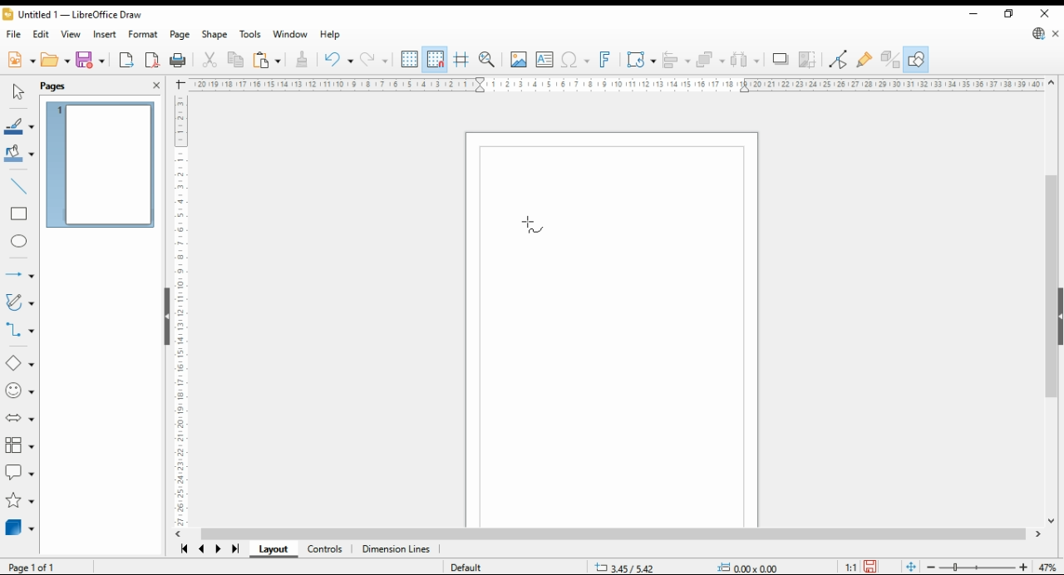 The image size is (1064, 575). What do you see at coordinates (178, 310) in the screenshot?
I see `ruler` at bounding box center [178, 310].